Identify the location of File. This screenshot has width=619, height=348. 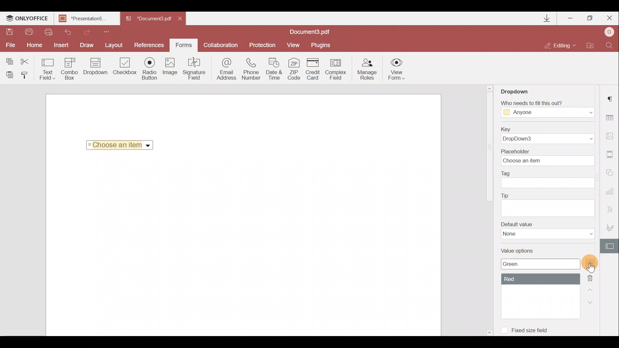
(11, 46).